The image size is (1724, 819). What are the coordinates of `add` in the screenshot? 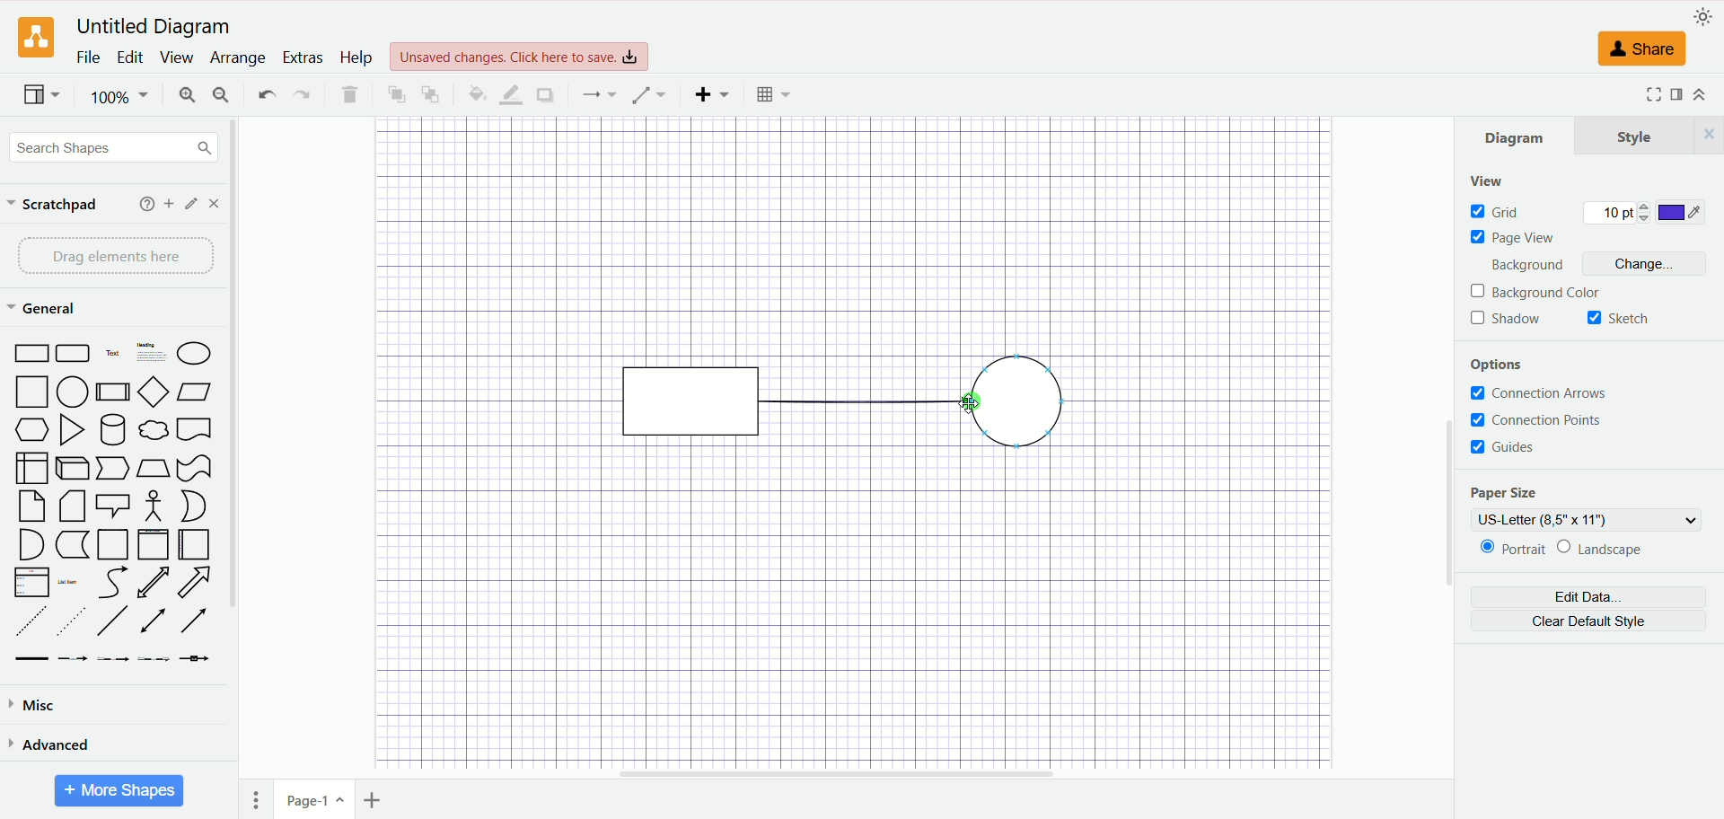 It's located at (167, 203).